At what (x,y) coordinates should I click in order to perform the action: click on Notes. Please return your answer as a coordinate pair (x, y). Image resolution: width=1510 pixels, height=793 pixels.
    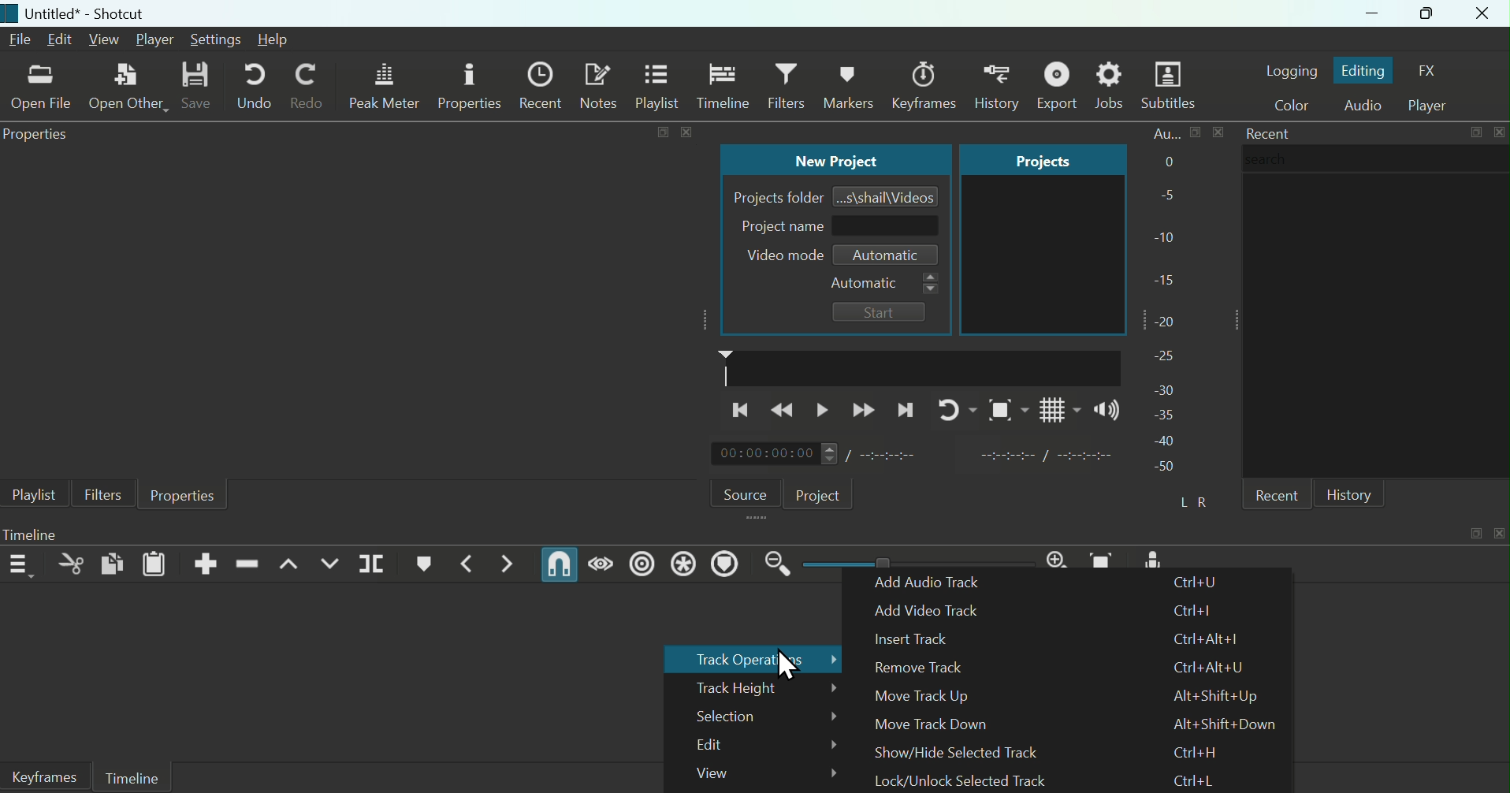
    Looking at the image, I should click on (601, 86).